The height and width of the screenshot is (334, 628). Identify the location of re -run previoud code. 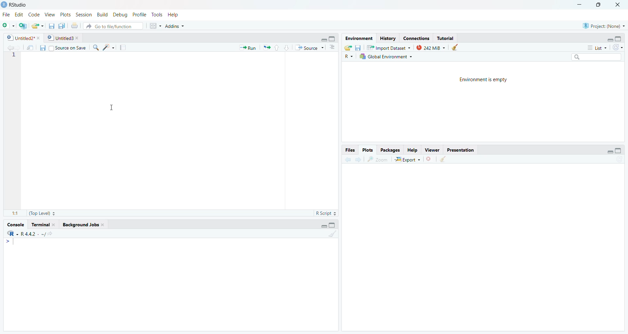
(267, 47).